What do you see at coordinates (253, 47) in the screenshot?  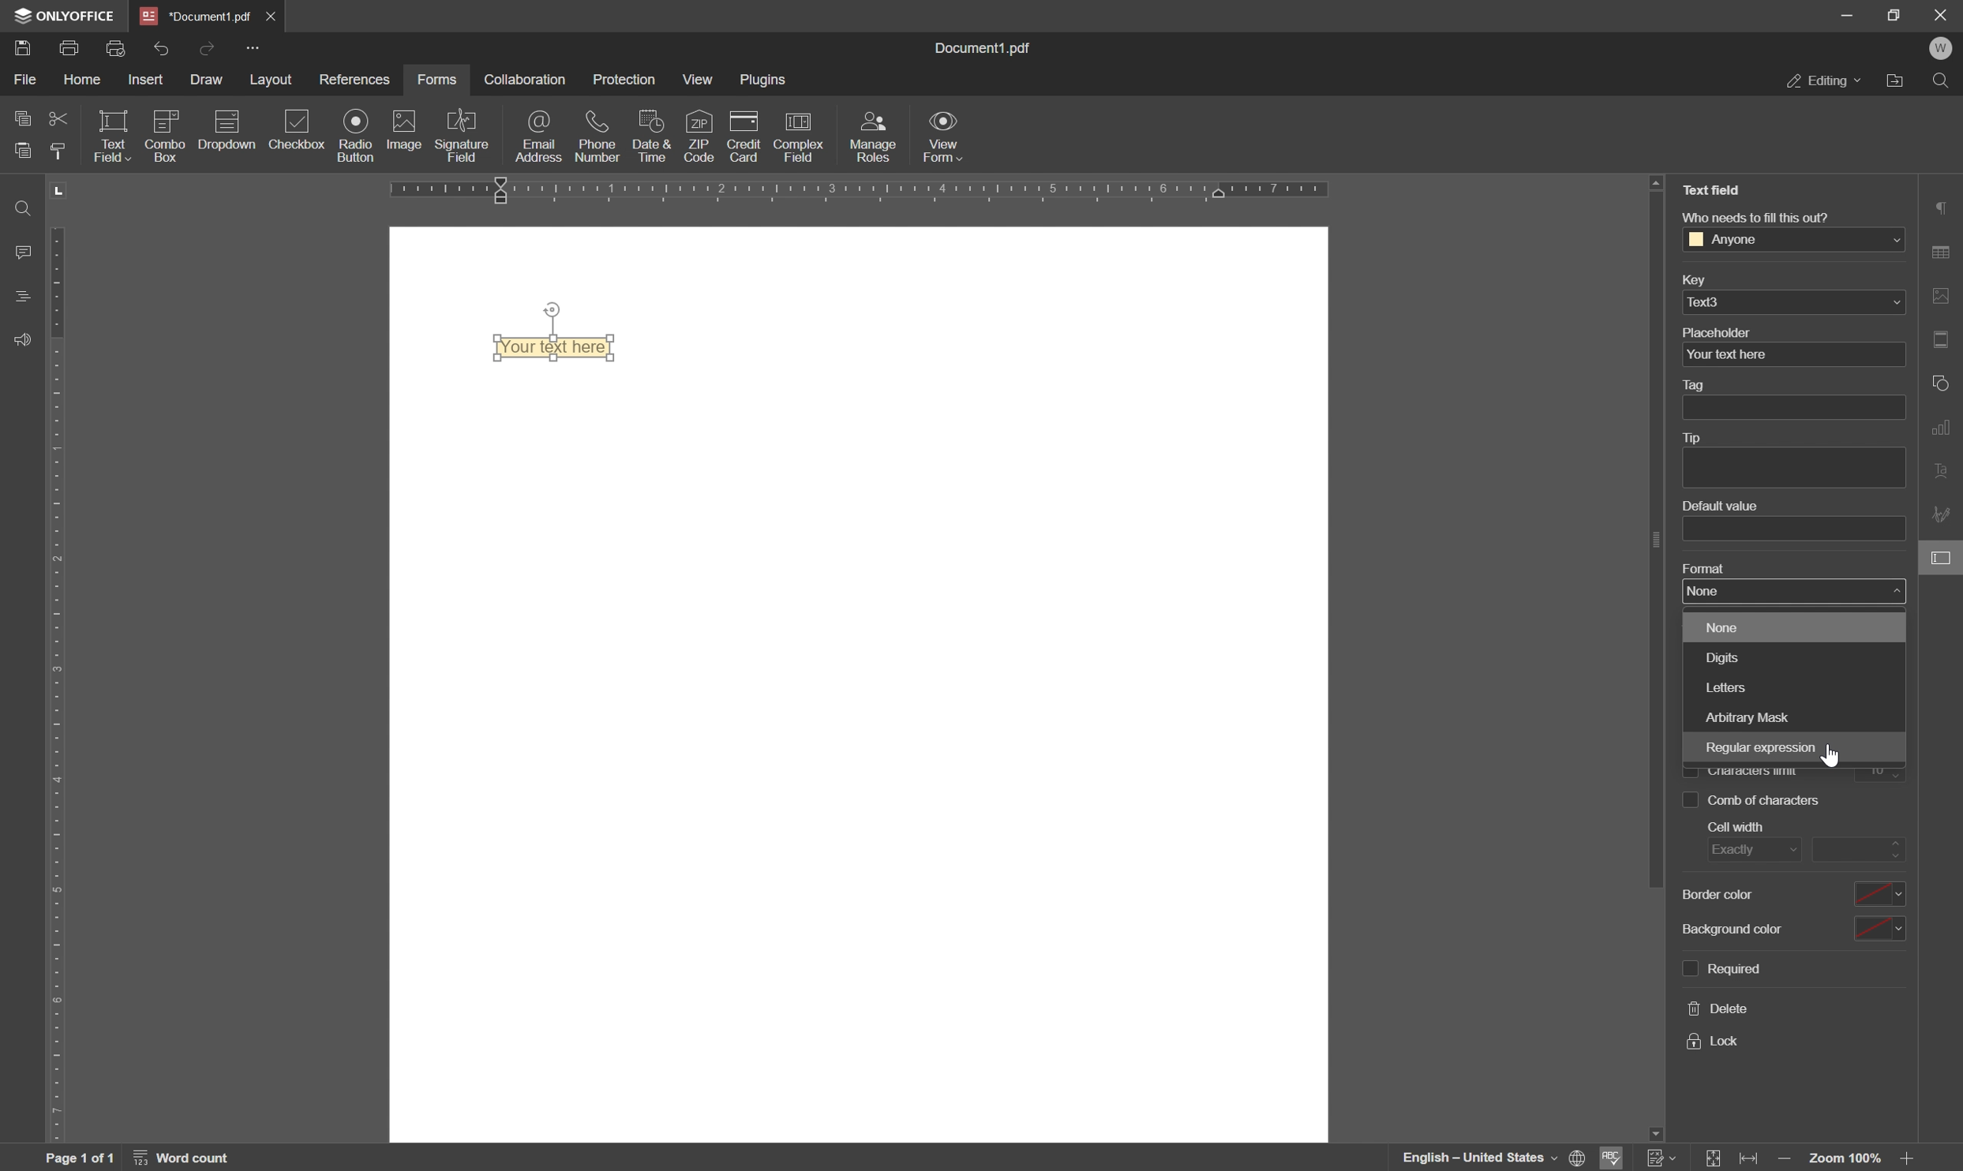 I see `Quick Access Toolbar` at bounding box center [253, 47].